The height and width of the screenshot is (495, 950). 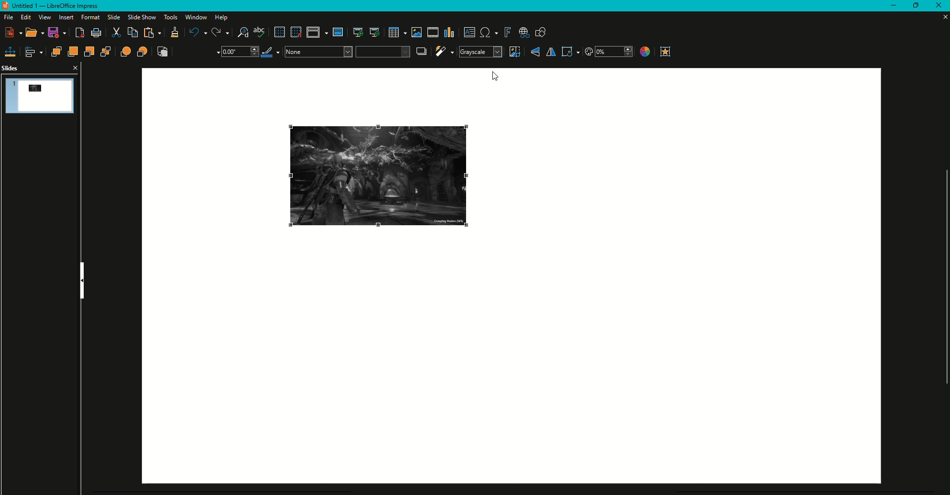 I want to click on Edit, so click(x=25, y=17).